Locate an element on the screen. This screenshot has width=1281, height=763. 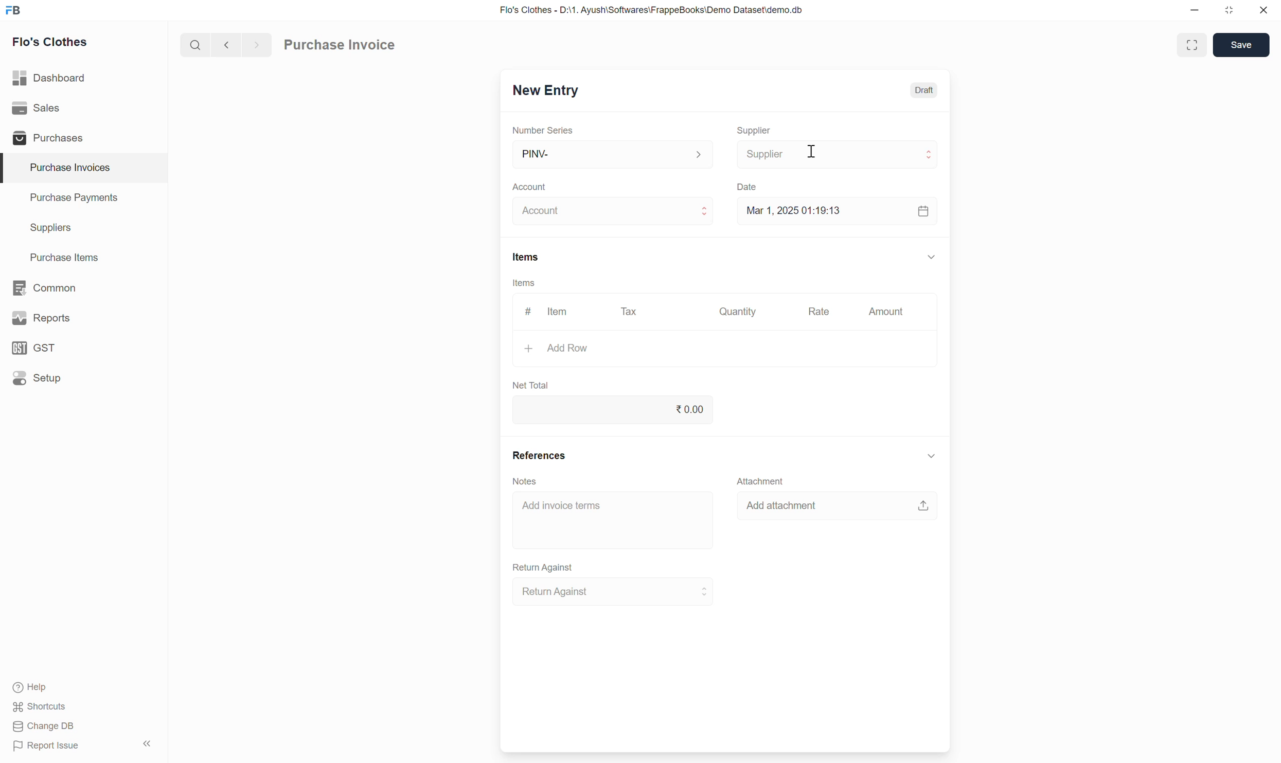
frappe books logo is located at coordinates (15, 10).